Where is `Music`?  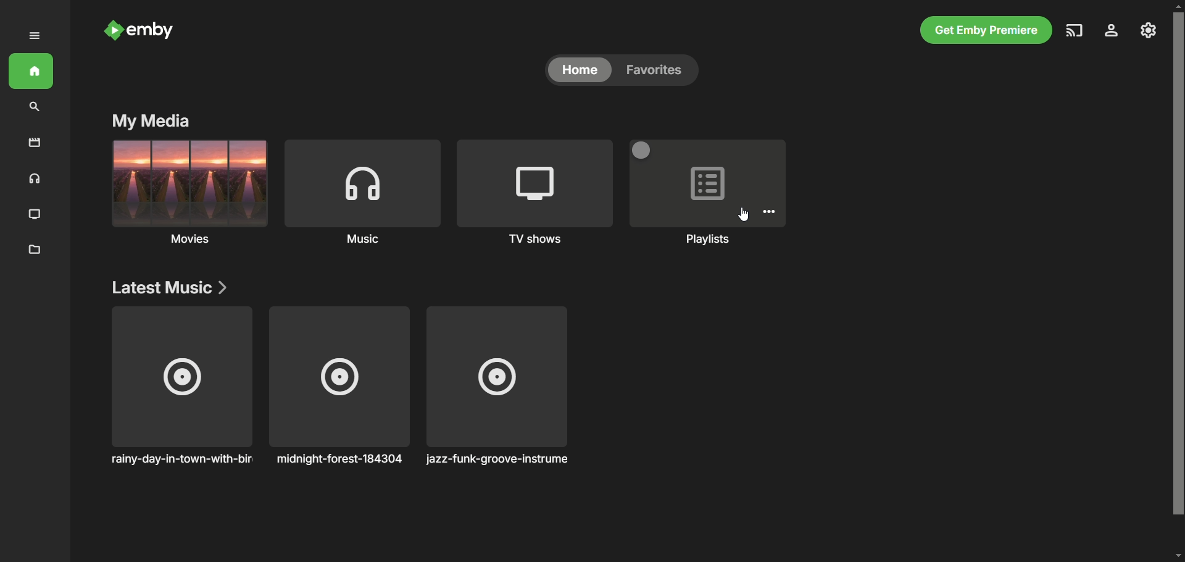 Music is located at coordinates (362, 193).